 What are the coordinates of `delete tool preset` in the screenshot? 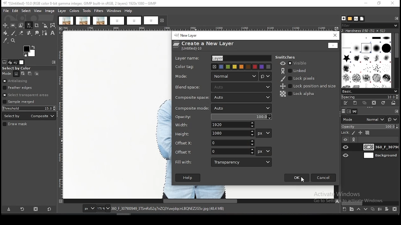 It's located at (36, 208).